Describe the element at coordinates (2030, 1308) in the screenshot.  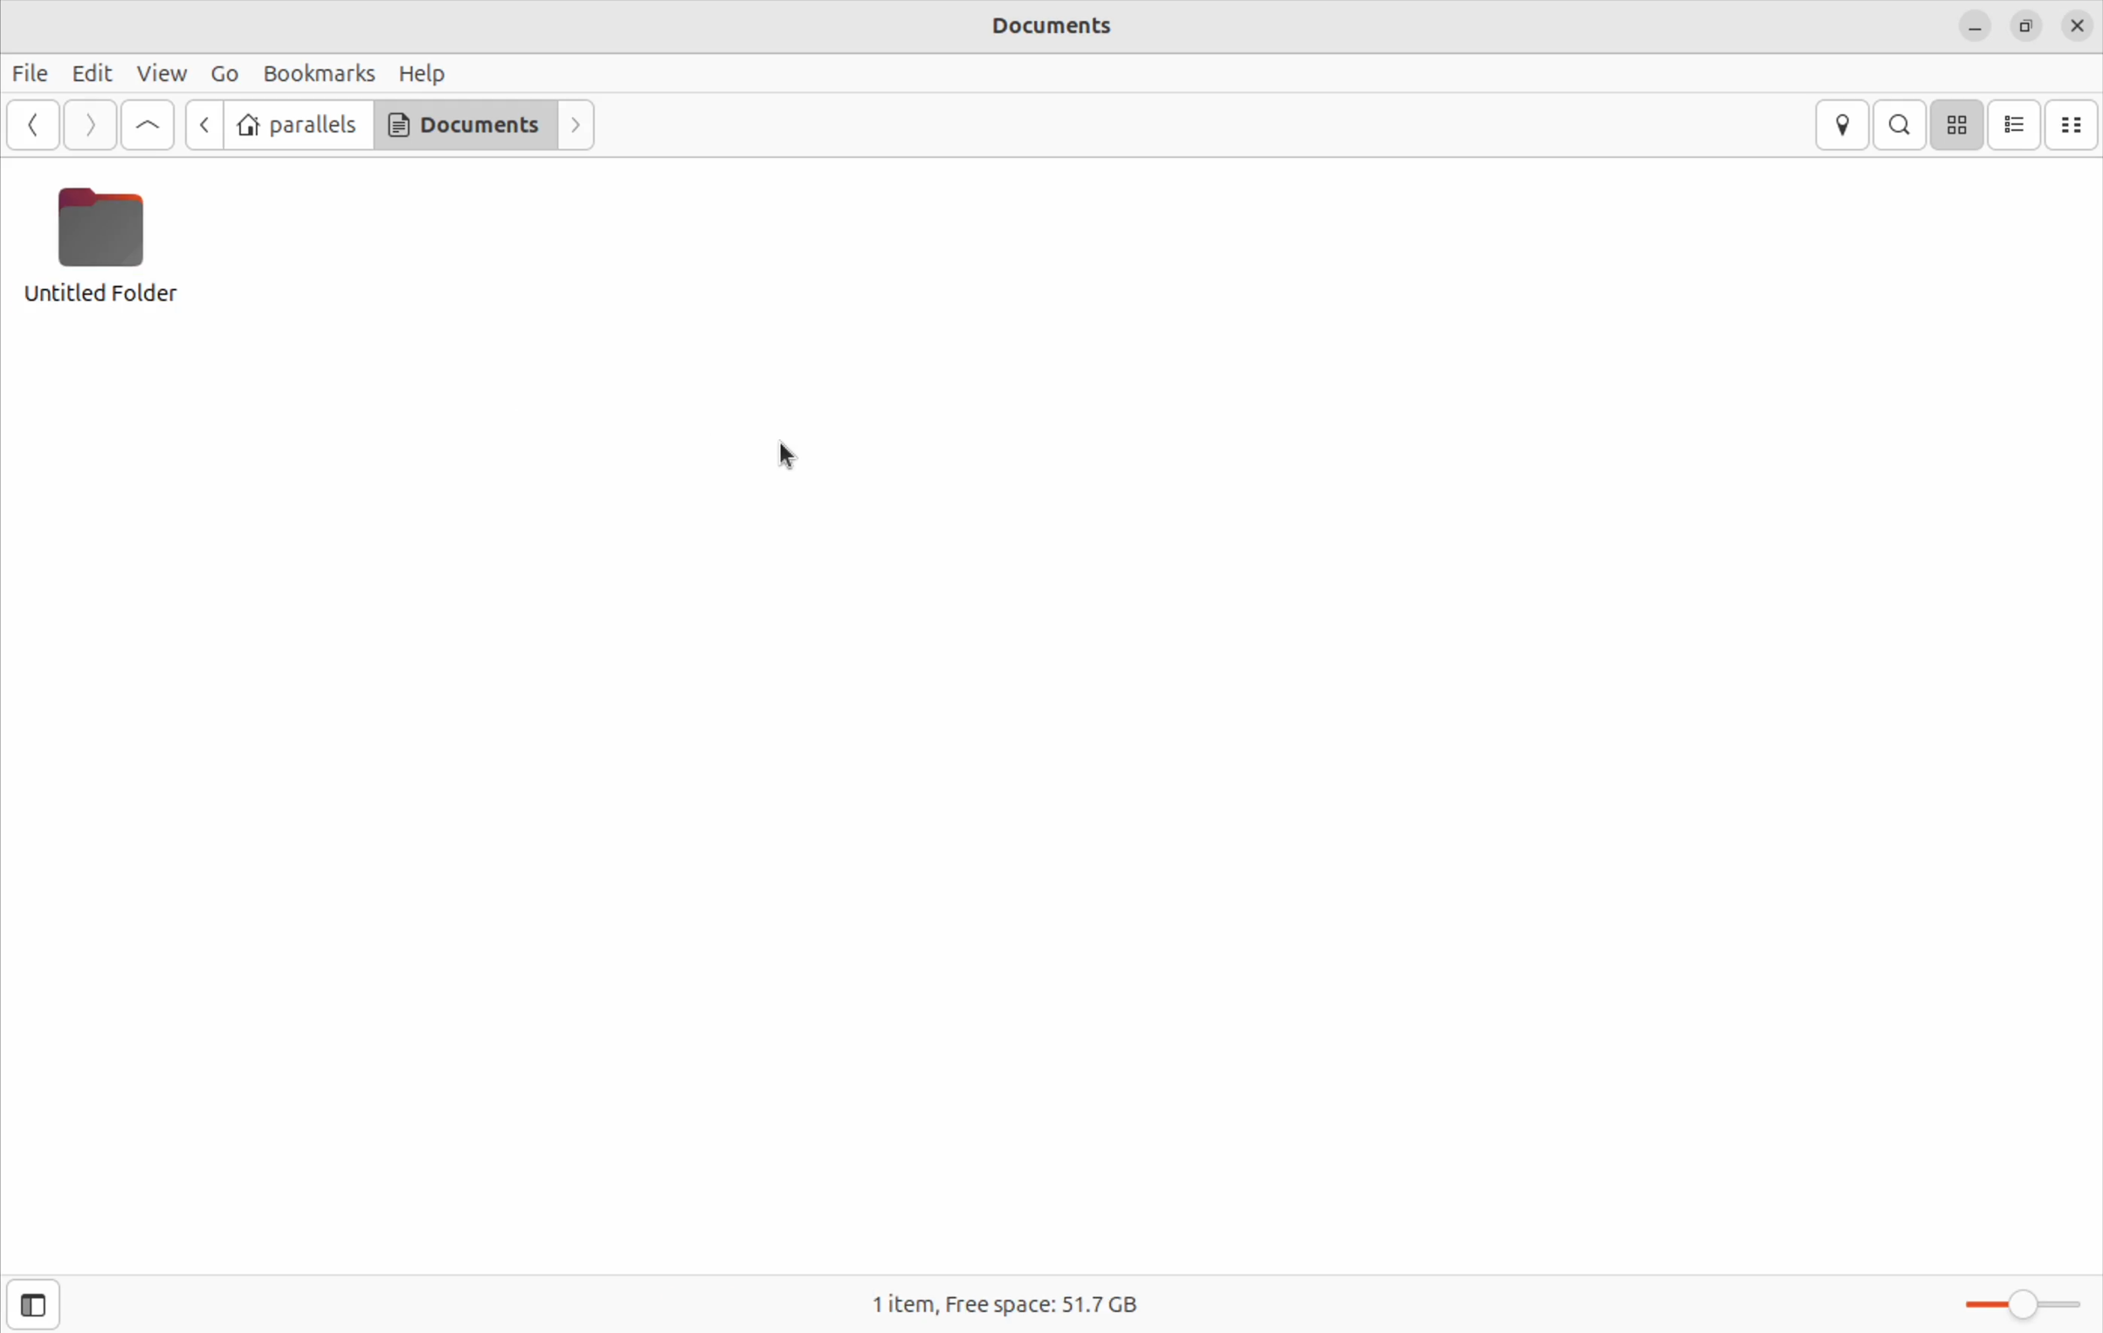
I see `Zoom` at that location.